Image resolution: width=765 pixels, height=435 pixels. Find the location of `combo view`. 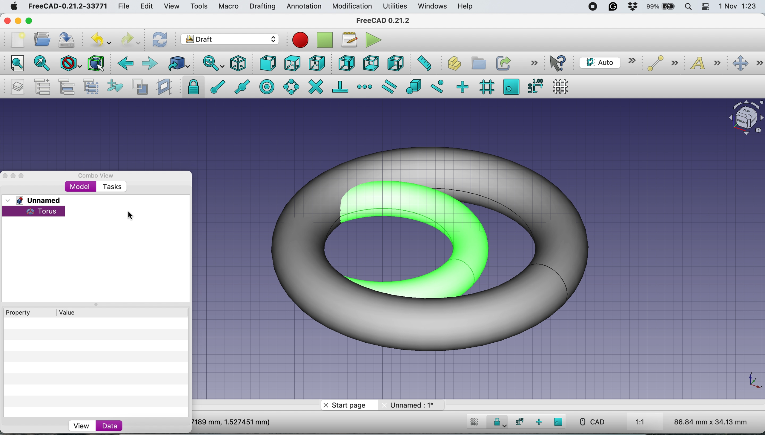

combo view is located at coordinates (100, 176).